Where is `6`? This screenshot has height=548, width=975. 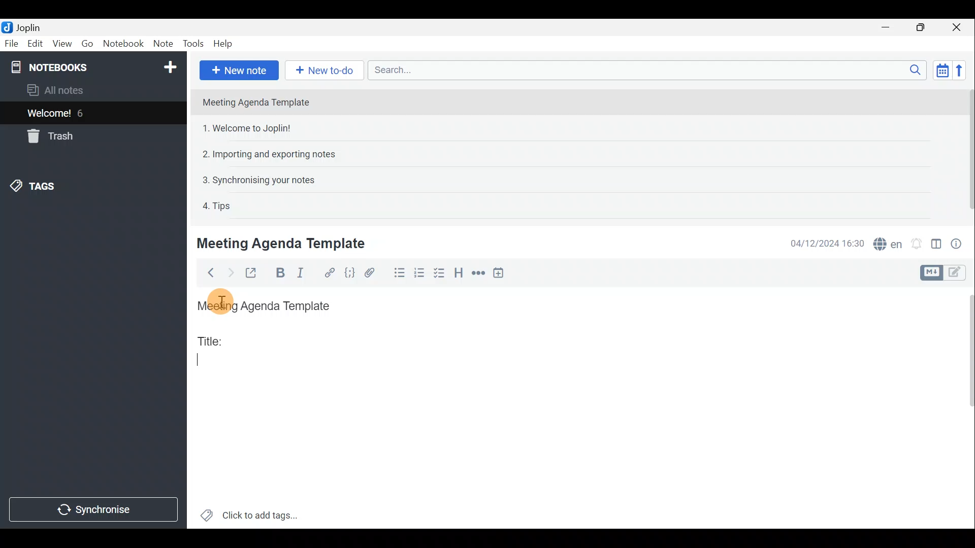
6 is located at coordinates (83, 113).